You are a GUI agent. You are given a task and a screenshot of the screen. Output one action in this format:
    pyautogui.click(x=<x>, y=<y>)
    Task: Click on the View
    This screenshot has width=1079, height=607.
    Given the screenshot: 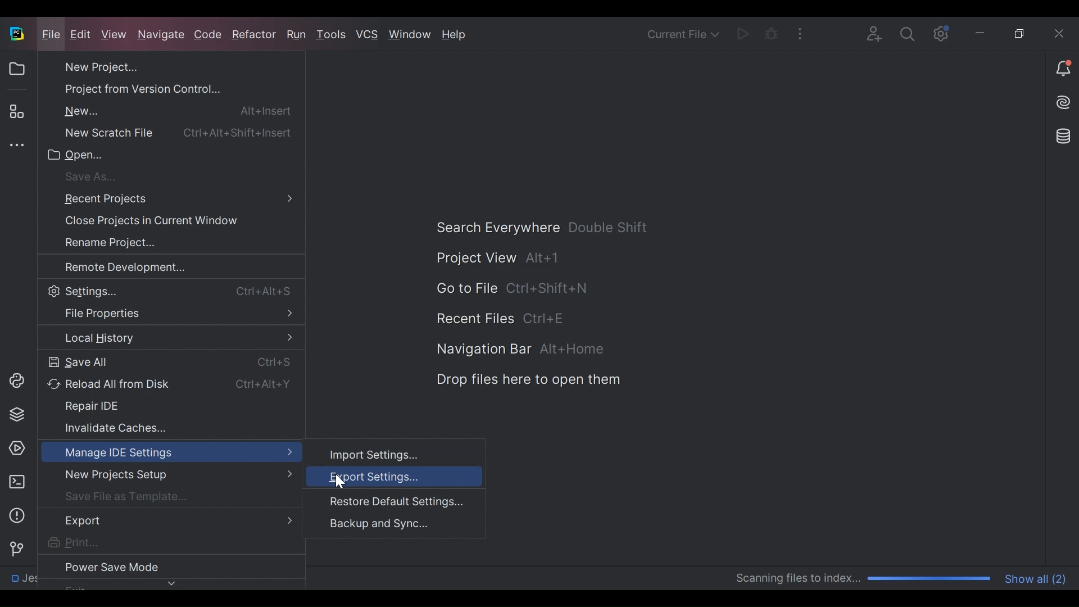 What is the action you would take?
    pyautogui.click(x=115, y=35)
    